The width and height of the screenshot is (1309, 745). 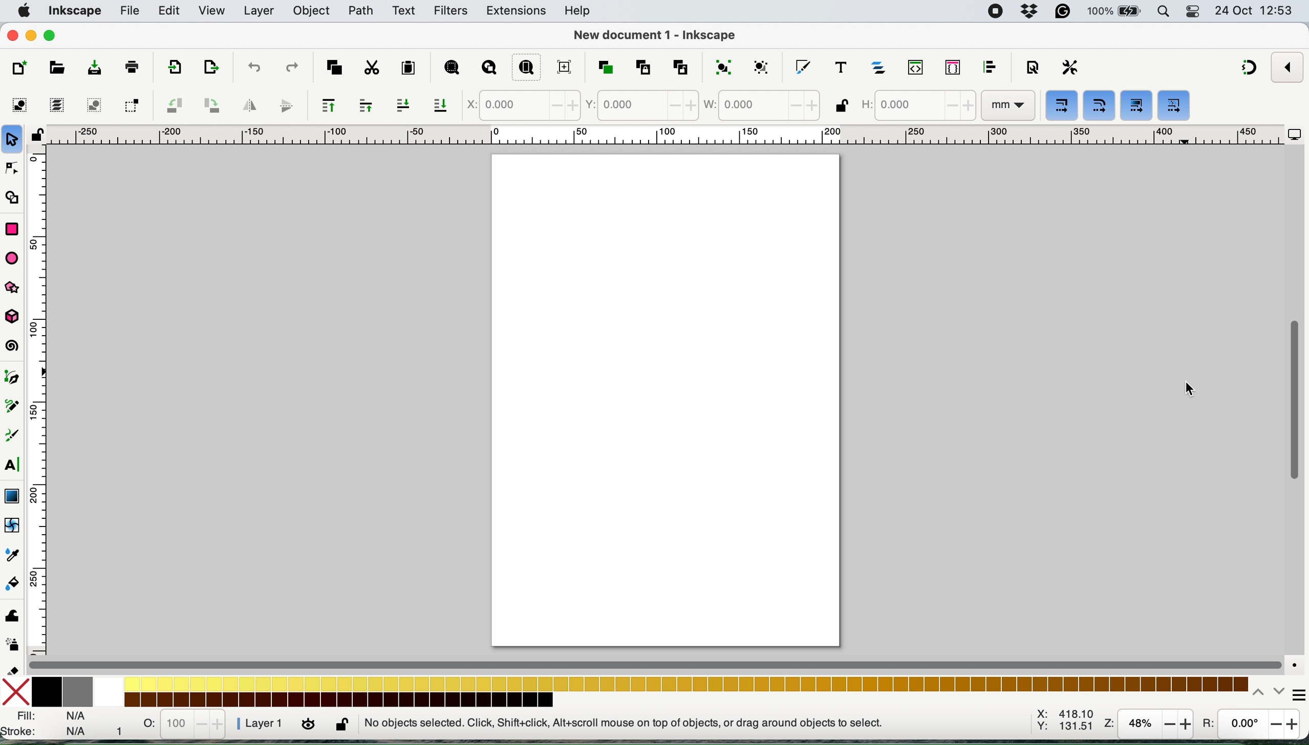 I want to click on horizontal scroll bar, so click(x=657, y=664).